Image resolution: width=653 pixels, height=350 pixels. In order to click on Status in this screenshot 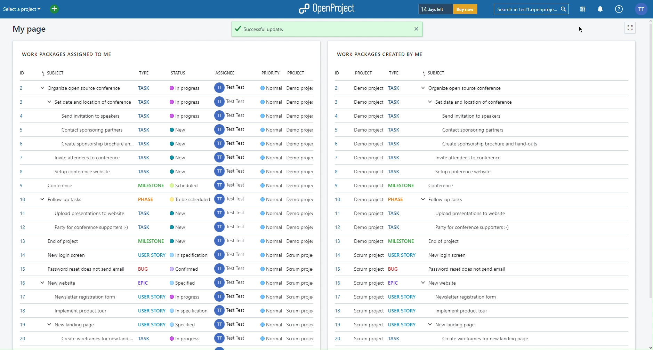, I will do `click(179, 73)`.